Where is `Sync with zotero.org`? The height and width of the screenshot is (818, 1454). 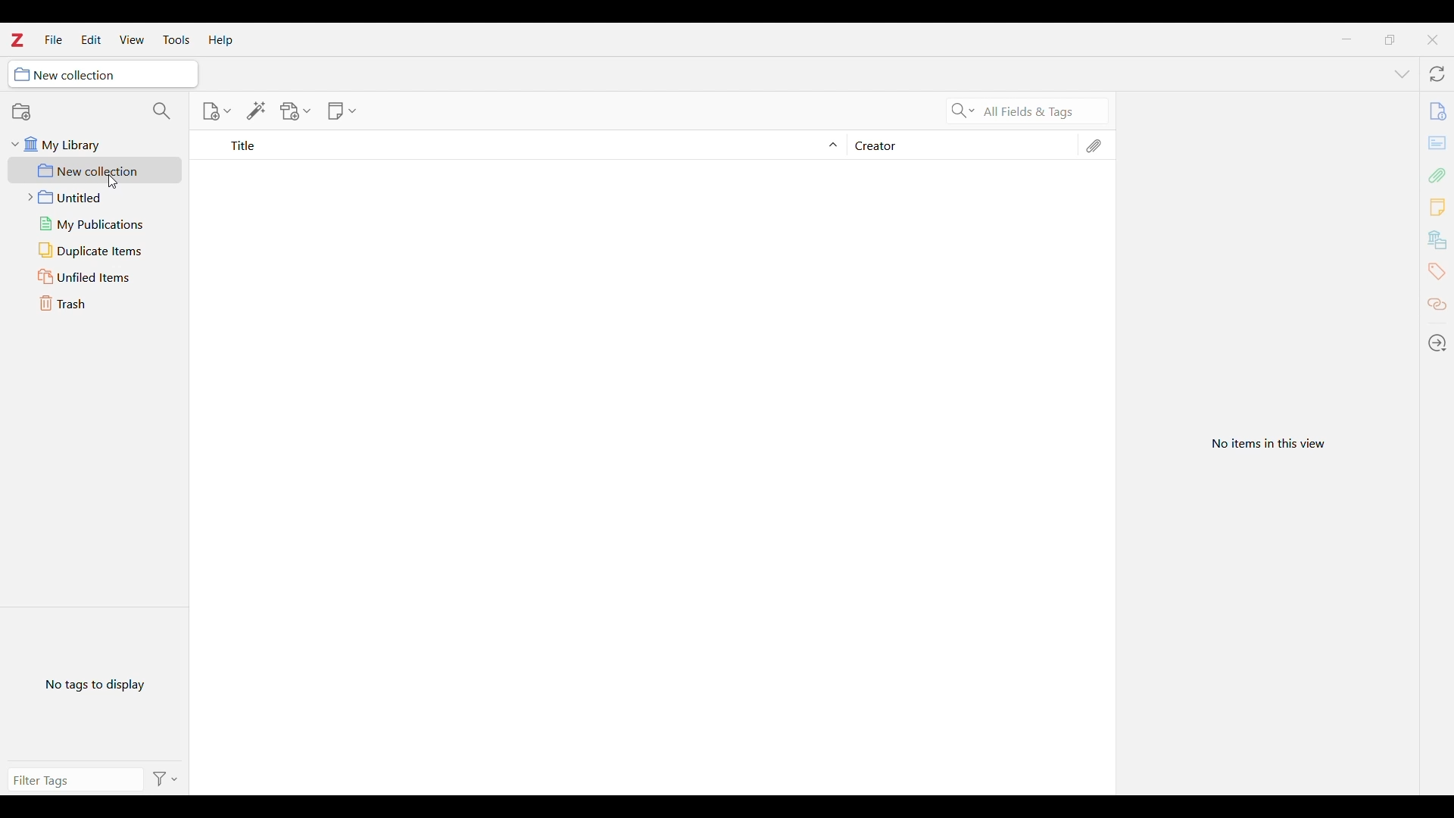
Sync with zotero.org is located at coordinates (1437, 73).